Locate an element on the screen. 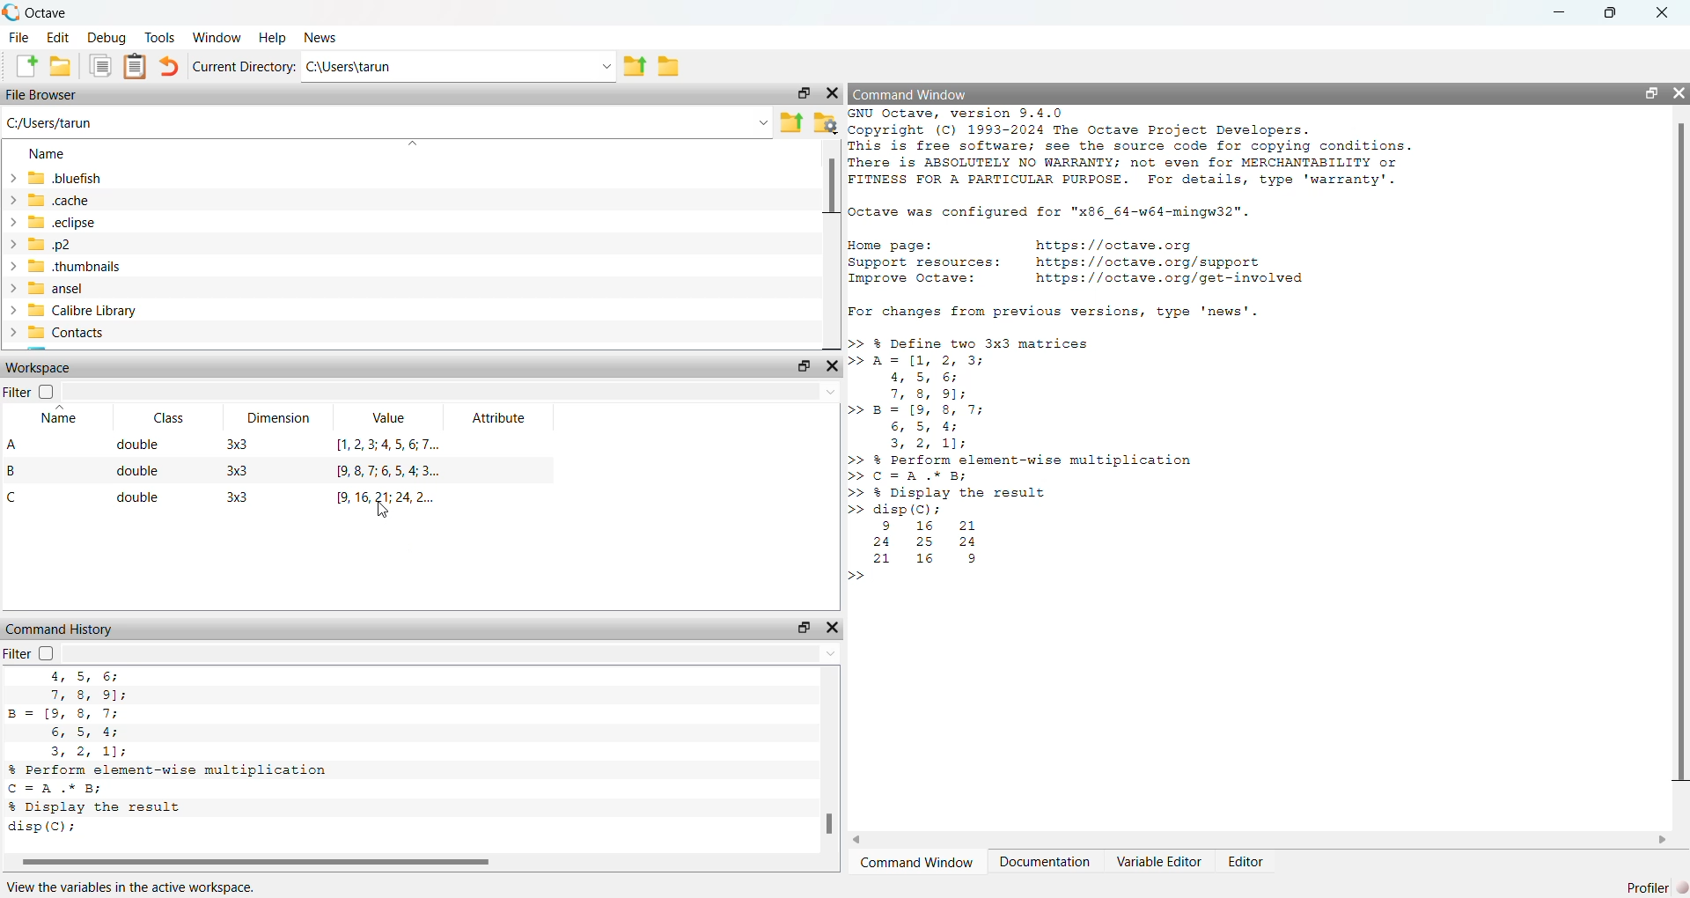  Octave is located at coordinates (35, 13).